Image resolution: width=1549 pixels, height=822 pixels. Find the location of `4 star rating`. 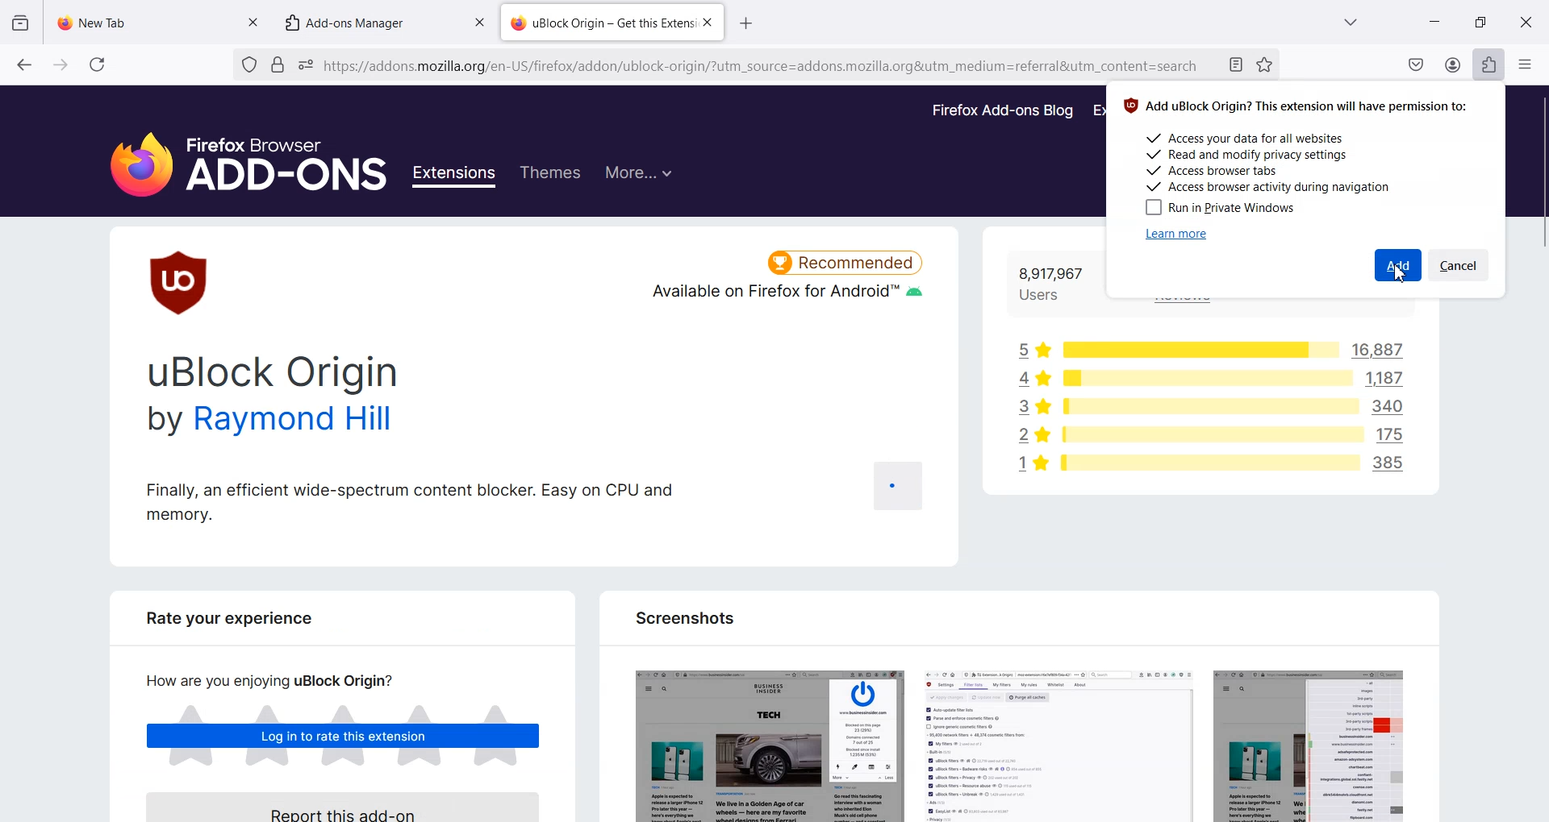

4 star rating is located at coordinates (1025, 377).